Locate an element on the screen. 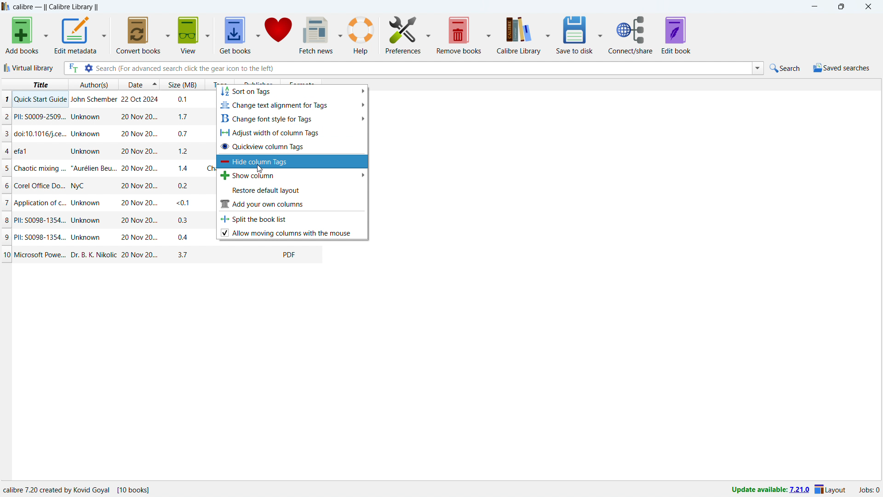  sort by size is located at coordinates (143, 83).